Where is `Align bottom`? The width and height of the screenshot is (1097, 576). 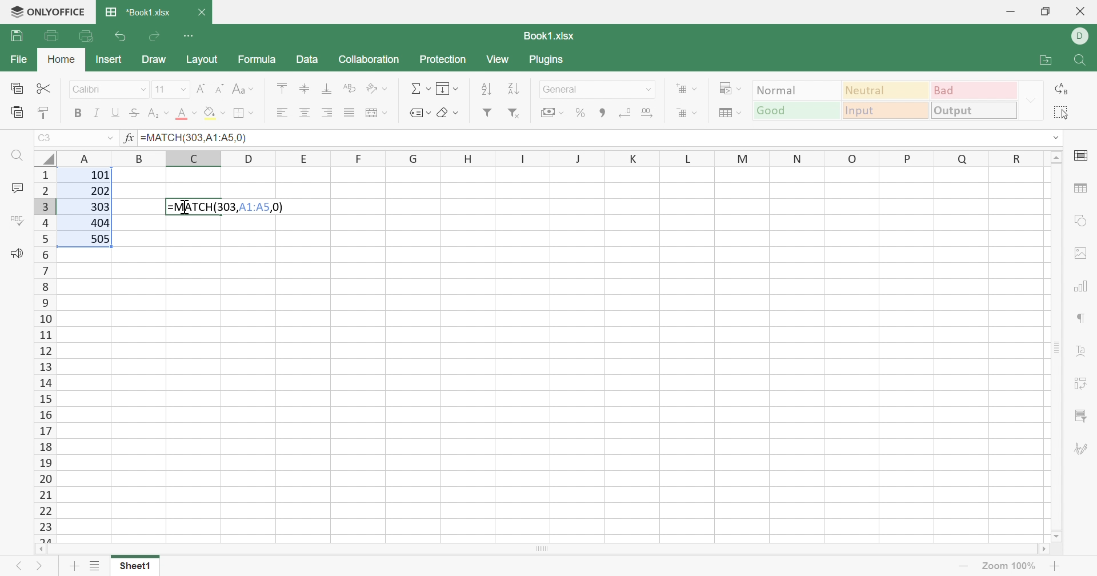 Align bottom is located at coordinates (327, 90).